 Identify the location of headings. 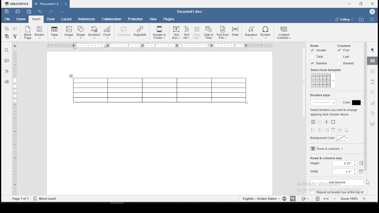
(7, 71).